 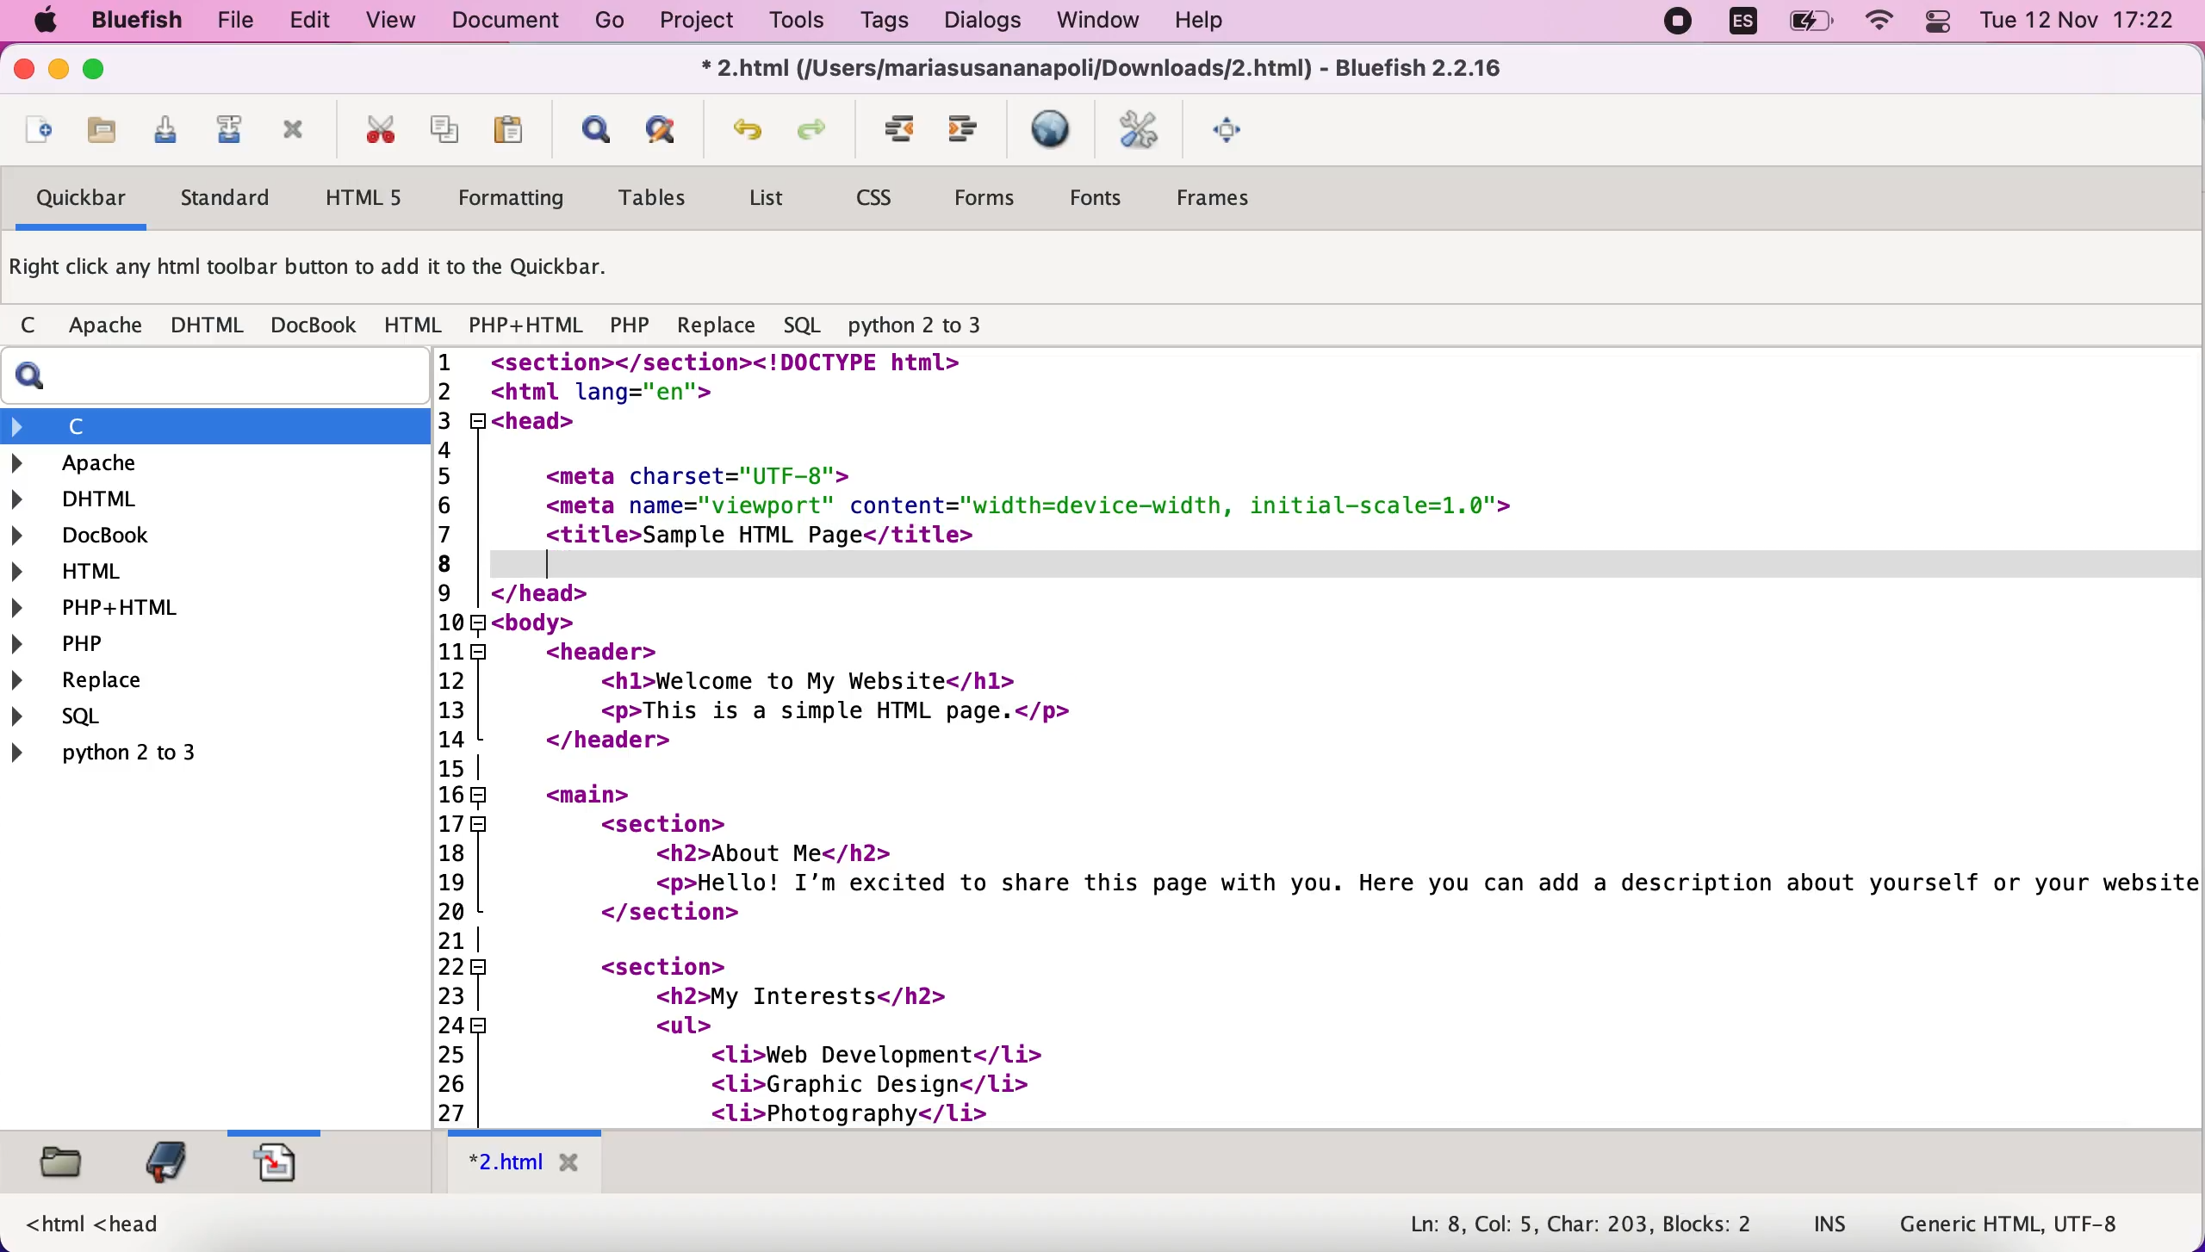 I want to click on battery, so click(x=1805, y=28).